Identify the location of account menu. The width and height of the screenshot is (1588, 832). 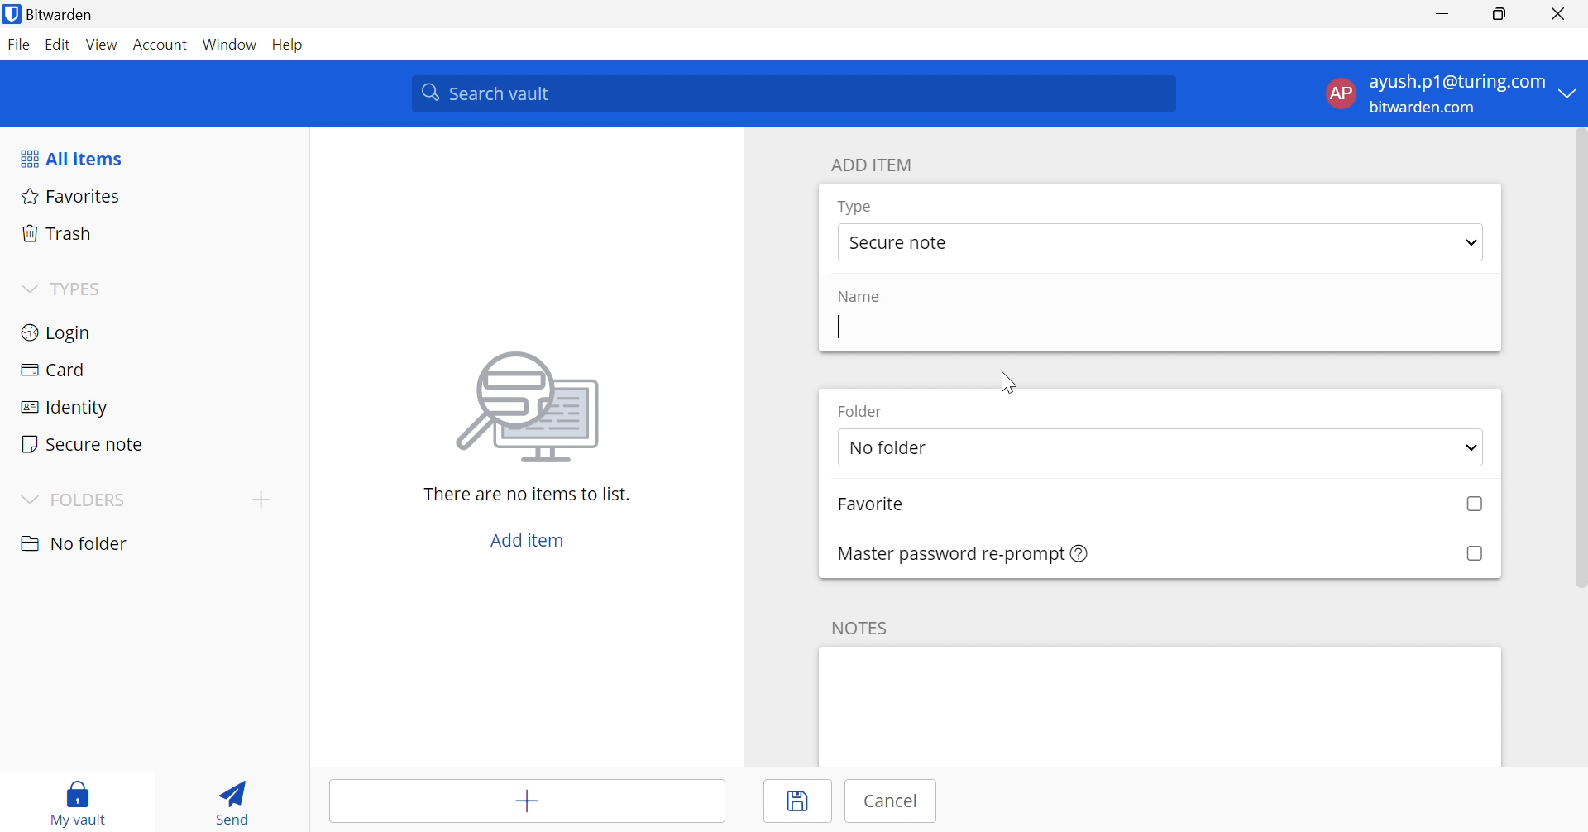
(1448, 94).